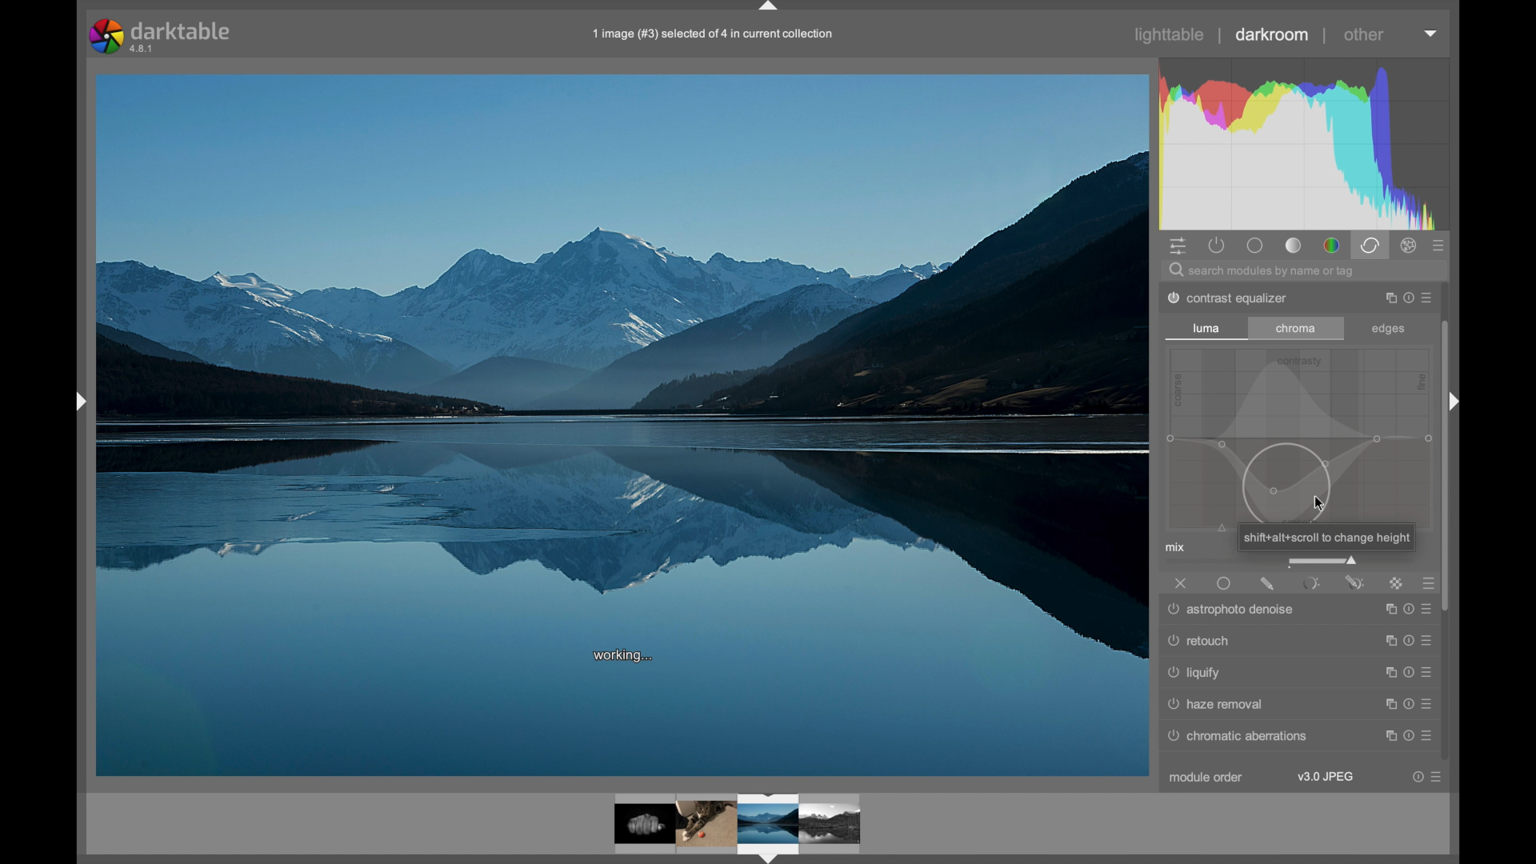 The height and width of the screenshot is (864, 1536). What do you see at coordinates (1331, 245) in the screenshot?
I see `color` at bounding box center [1331, 245].